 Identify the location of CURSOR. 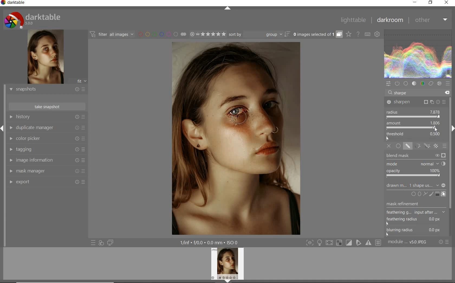
(436, 129).